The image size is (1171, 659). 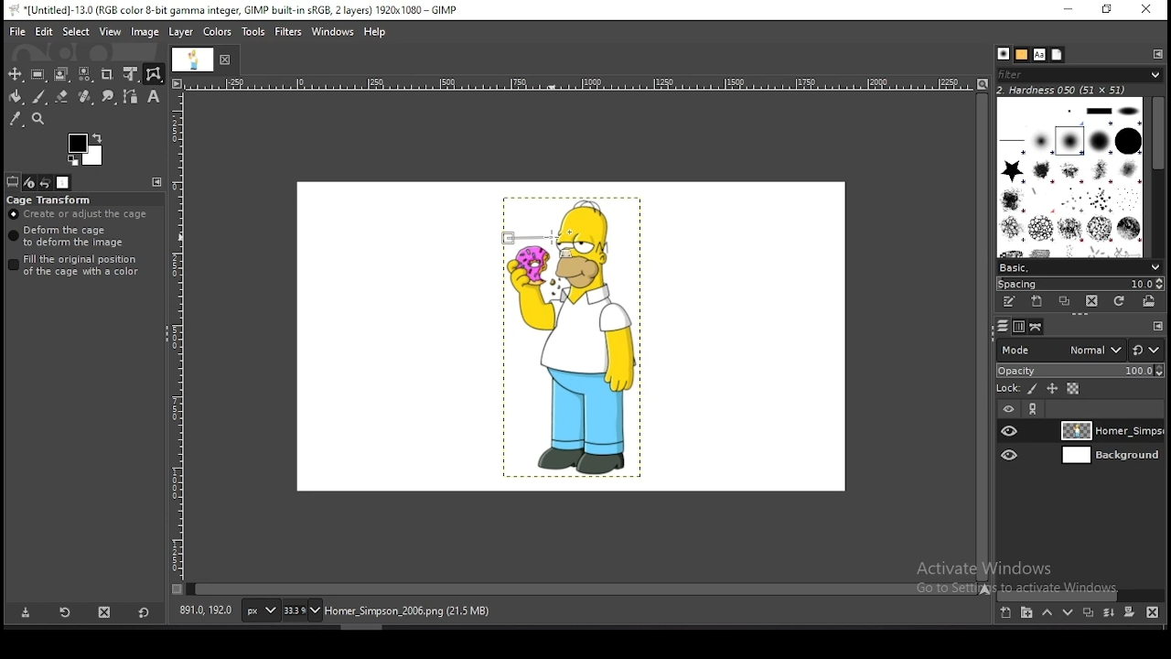 What do you see at coordinates (1156, 174) in the screenshot?
I see `scroll bar` at bounding box center [1156, 174].